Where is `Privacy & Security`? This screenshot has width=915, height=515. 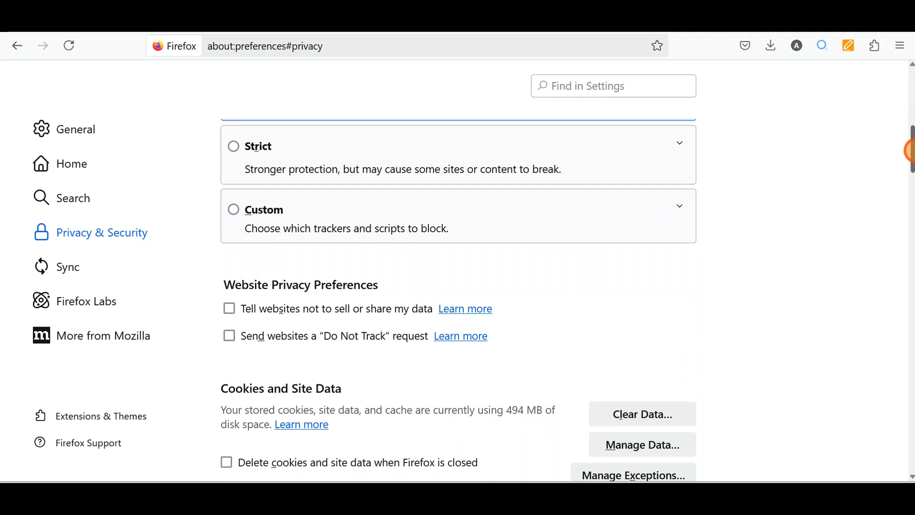
Privacy & Security is located at coordinates (104, 233).